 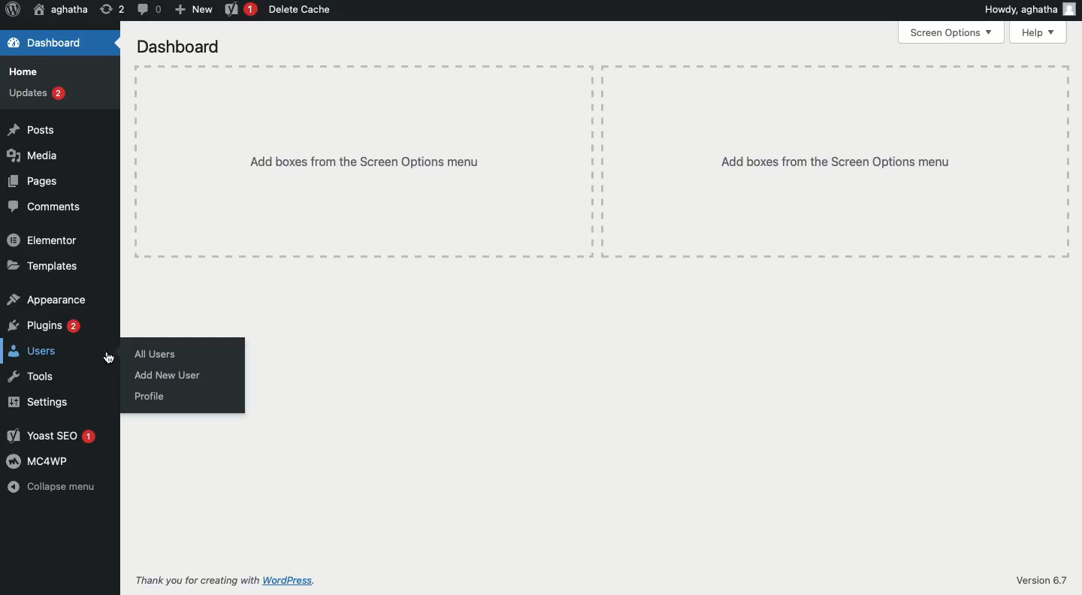 I want to click on Thank you for creating with WordPress, so click(x=226, y=581).